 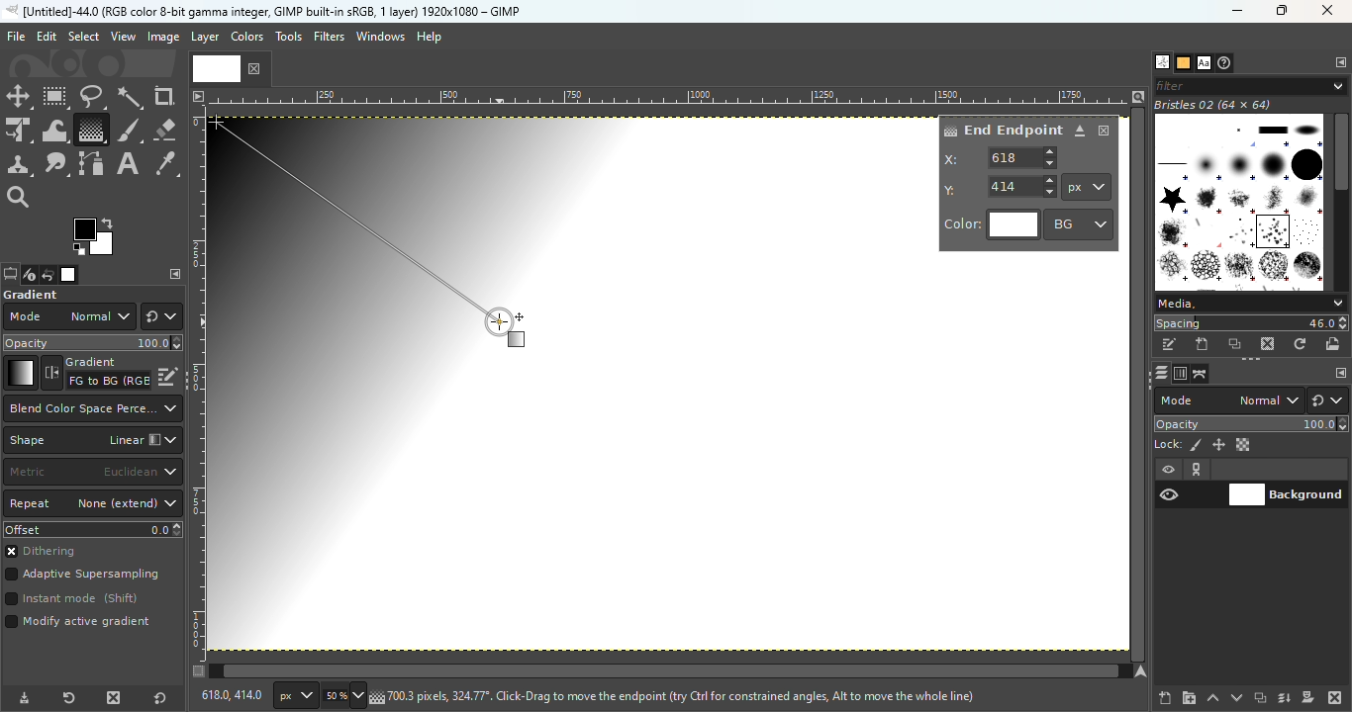 What do you see at coordinates (660, 671) in the screenshot?
I see `Vertical scroll bar` at bounding box center [660, 671].